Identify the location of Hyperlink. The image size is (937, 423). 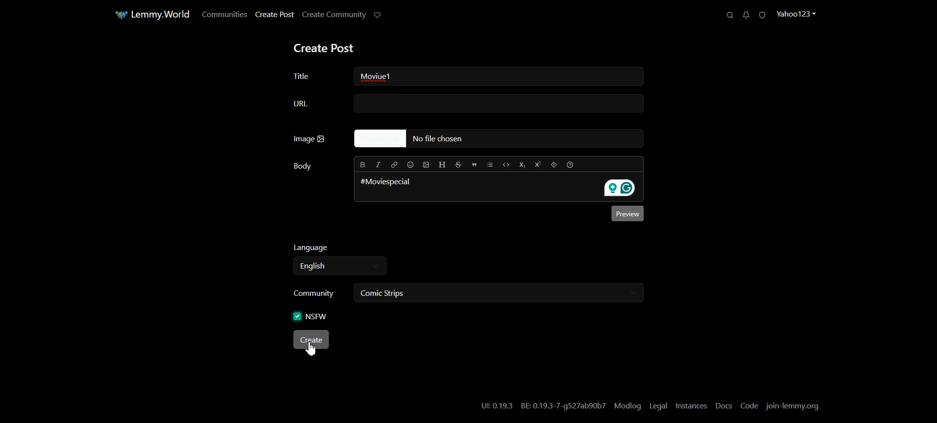
(395, 165).